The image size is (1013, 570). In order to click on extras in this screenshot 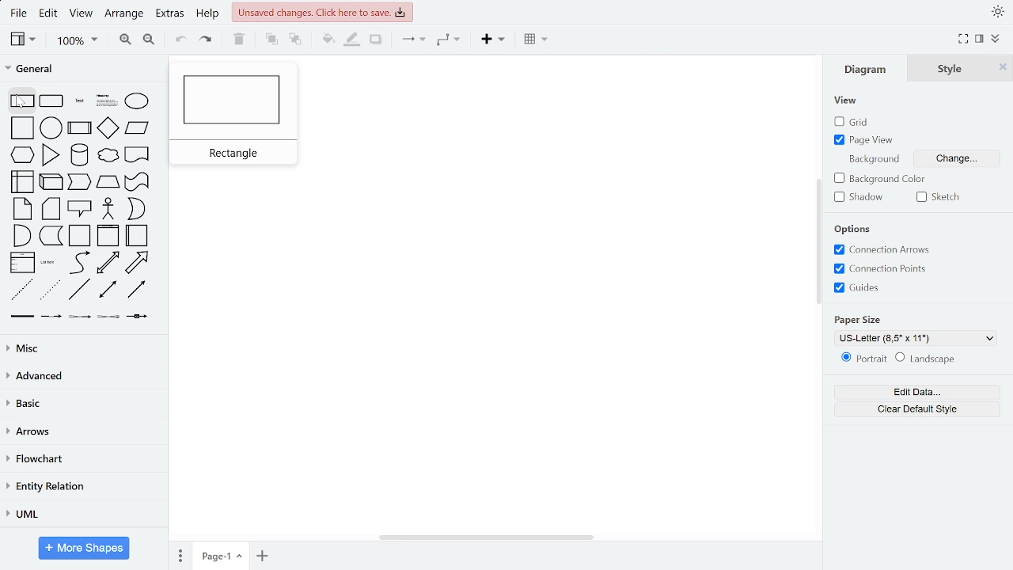, I will do `click(171, 15)`.